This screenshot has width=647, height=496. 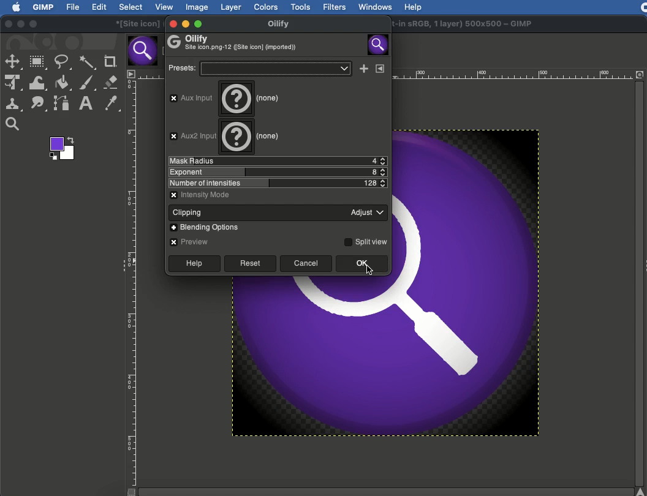 What do you see at coordinates (366, 241) in the screenshot?
I see `Split view` at bounding box center [366, 241].